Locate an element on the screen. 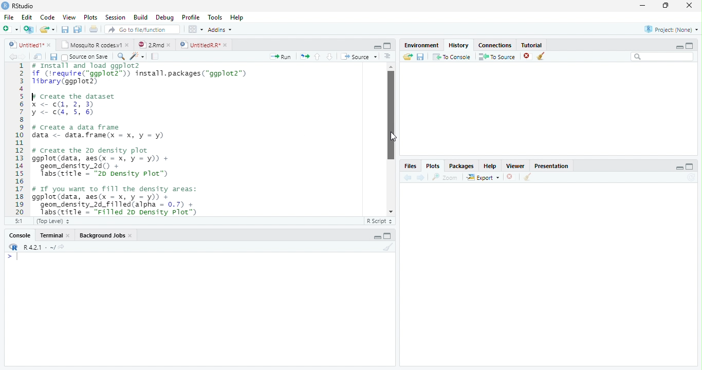 Image resolution: width=702 pixels, height=370 pixels. Project: (None) is located at coordinates (671, 29).